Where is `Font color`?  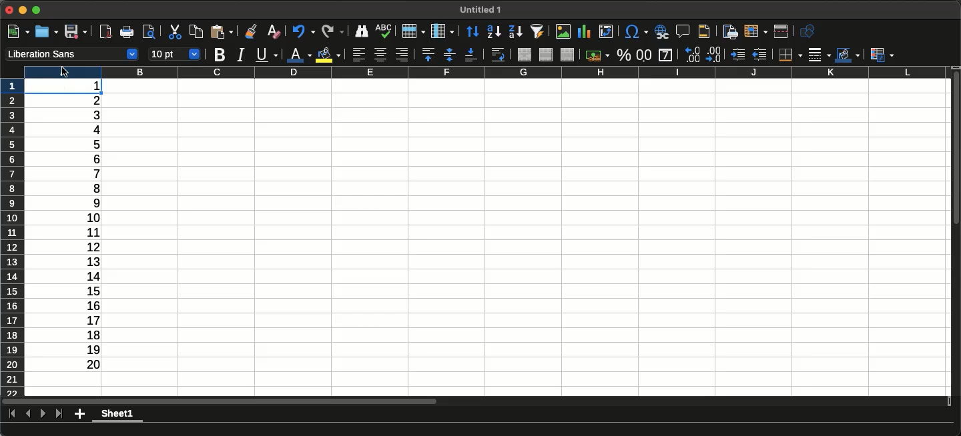 Font color is located at coordinates (298, 54).